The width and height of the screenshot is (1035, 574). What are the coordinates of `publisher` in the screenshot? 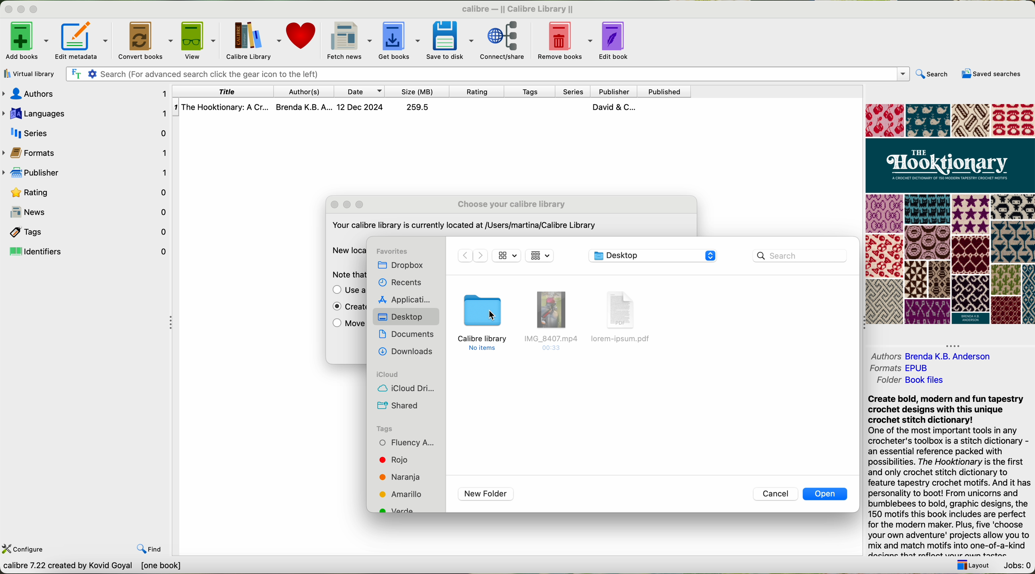 It's located at (617, 90).